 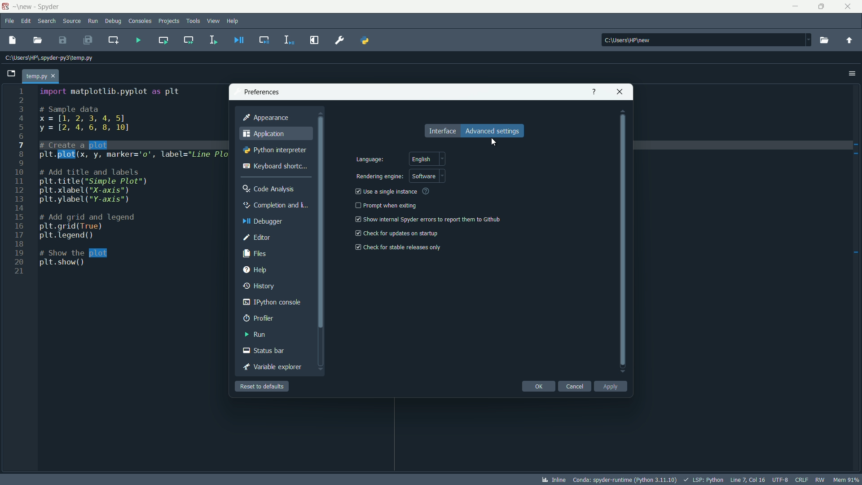 What do you see at coordinates (269, 188) in the screenshot?
I see `code analysis` at bounding box center [269, 188].